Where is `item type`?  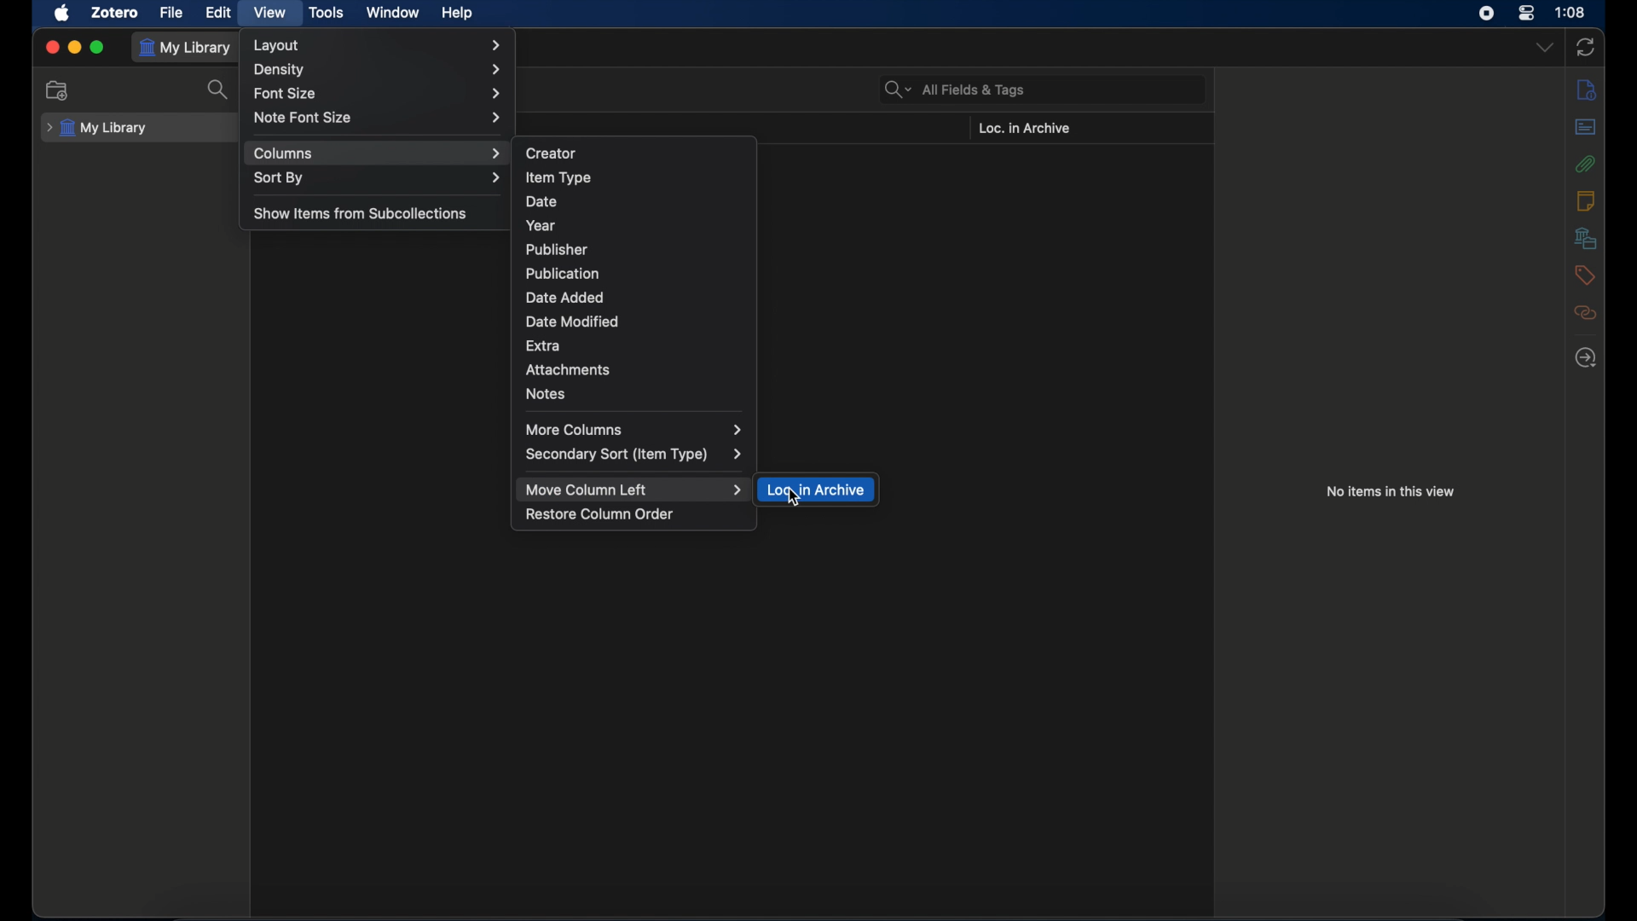
item type is located at coordinates (558, 177).